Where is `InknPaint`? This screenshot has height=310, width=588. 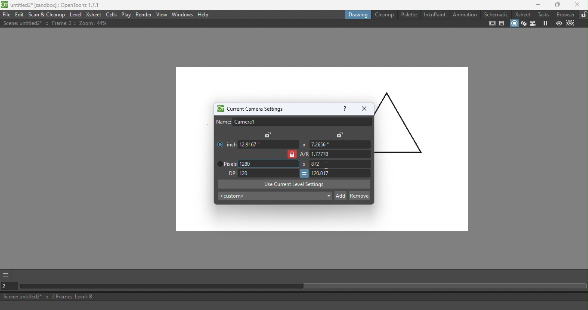 InknPaint is located at coordinates (435, 15).